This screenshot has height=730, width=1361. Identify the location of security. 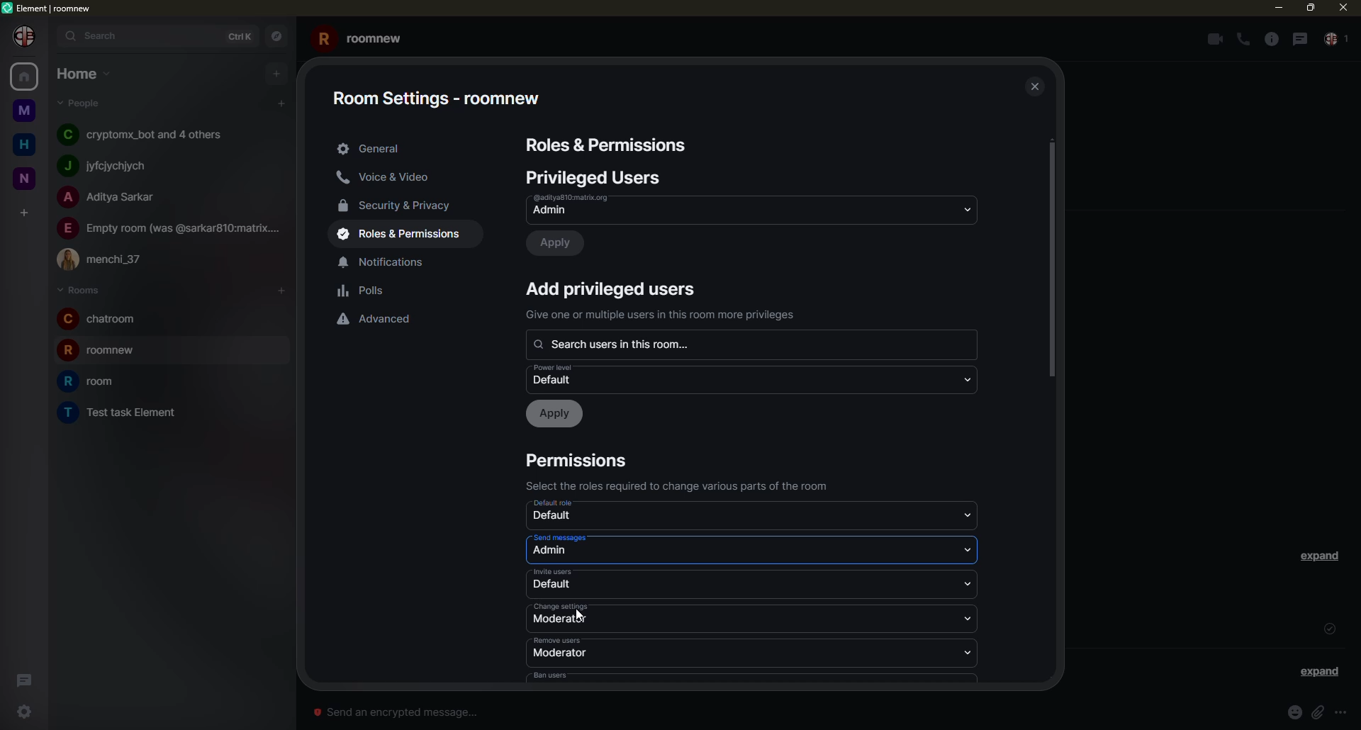
(402, 205).